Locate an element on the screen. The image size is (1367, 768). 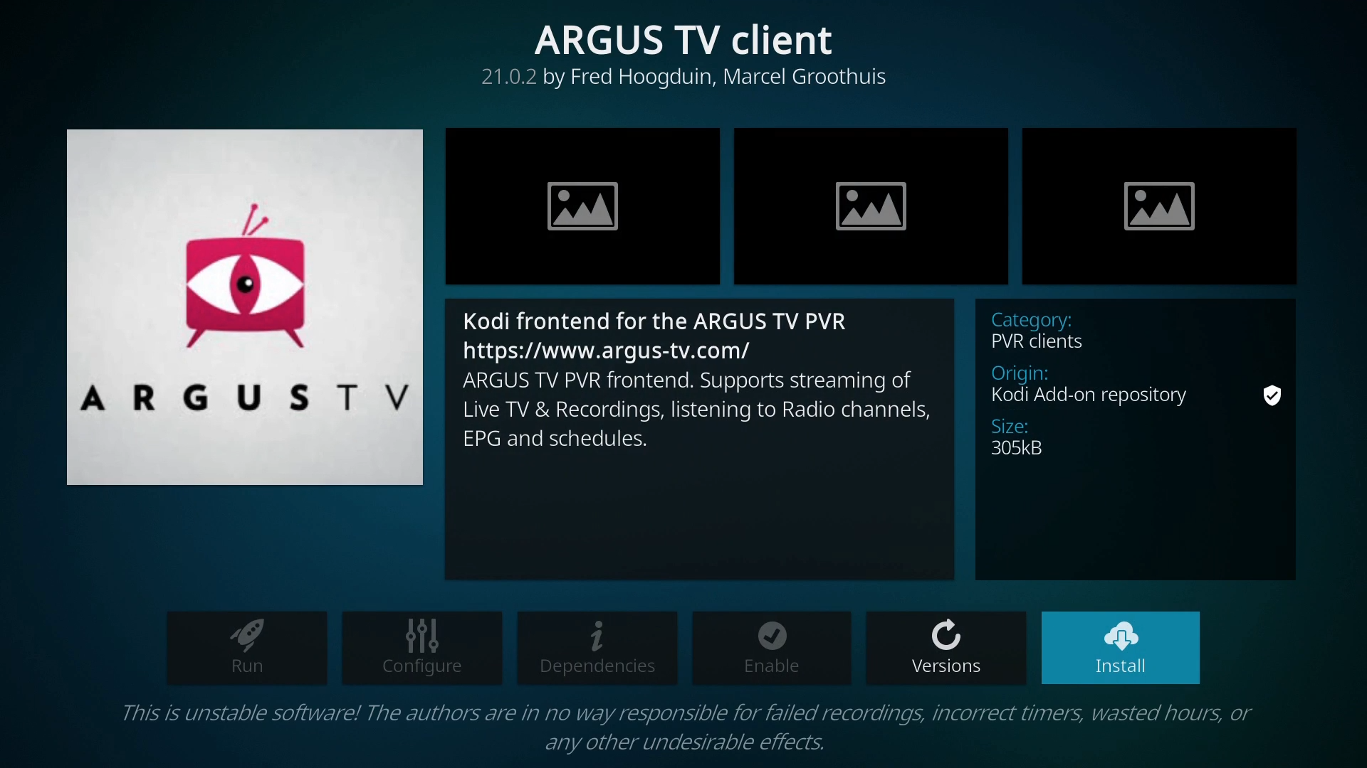
install is located at coordinates (1123, 644).